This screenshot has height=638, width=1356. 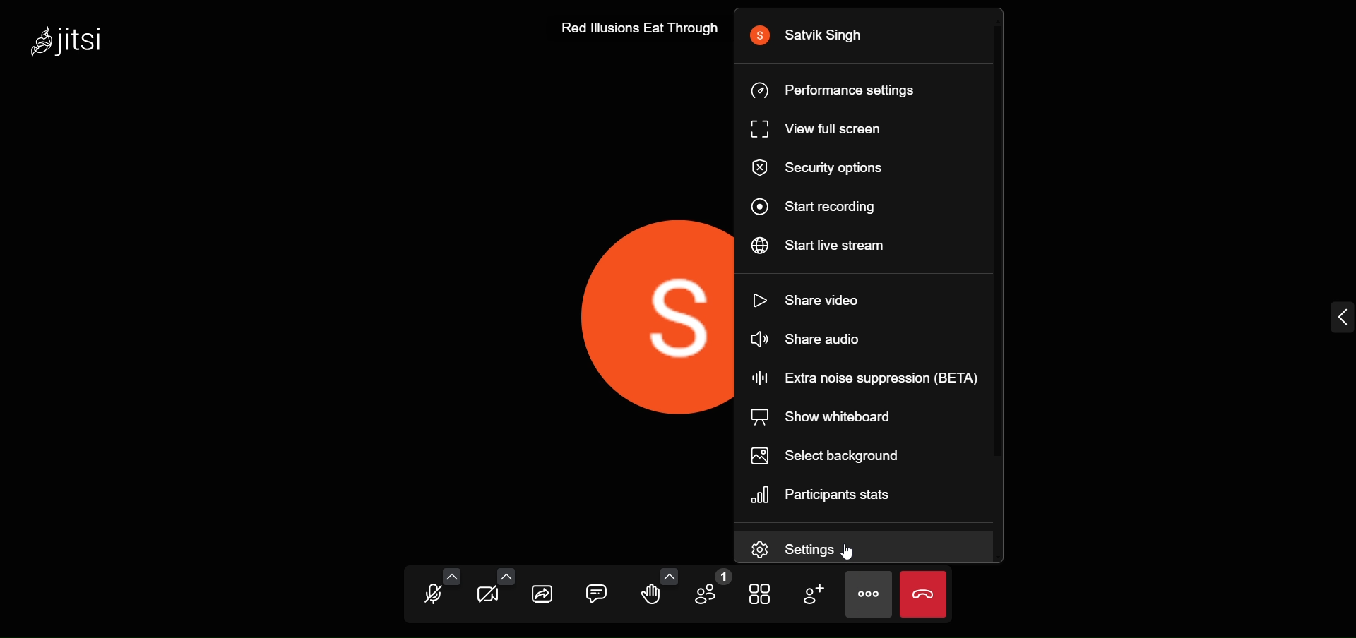 What do you see at coordinates (812, 36) in the screenshot?
I see `satvik singh` at bounding box center [812, 36].